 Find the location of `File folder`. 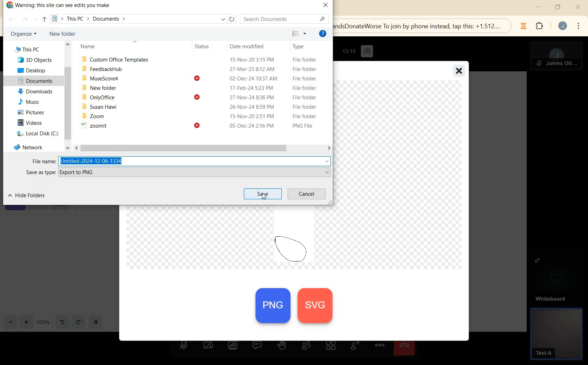

File folder is located at coordinates (304, 106).